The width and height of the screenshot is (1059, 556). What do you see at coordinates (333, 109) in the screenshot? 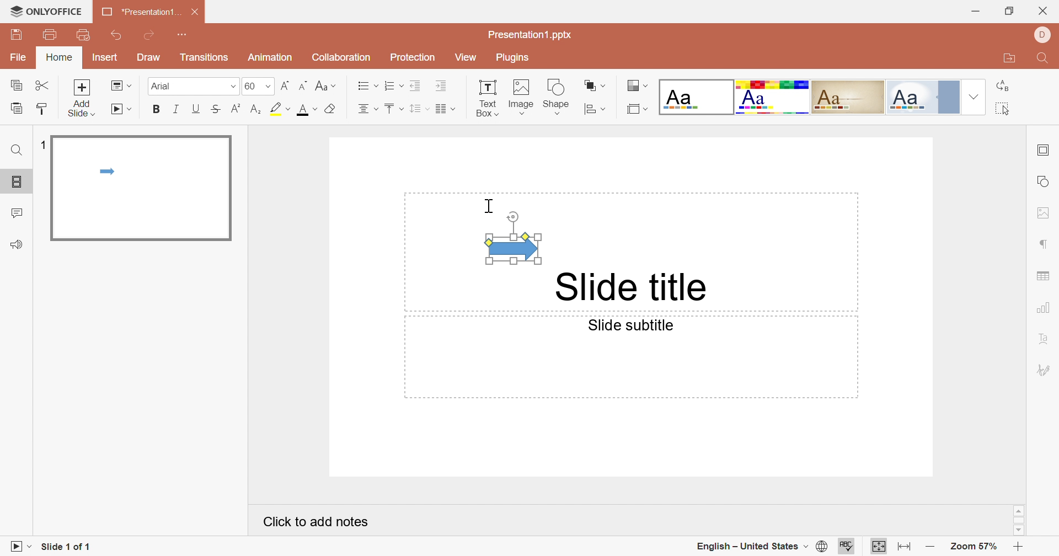
I see `Clear style` at bounding box center [333, 109].